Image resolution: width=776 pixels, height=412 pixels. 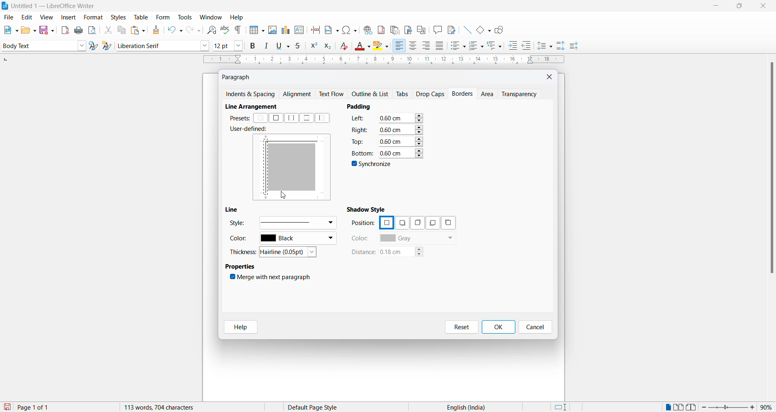 I want to click on shadow style, so click(x=368, y=209).